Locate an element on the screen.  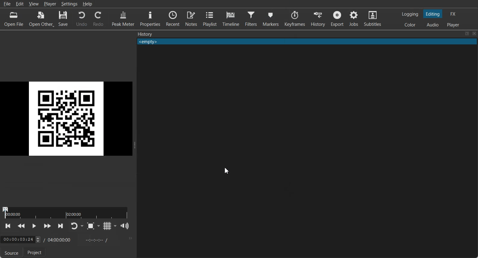
Source is located at coordinates (11, 253).